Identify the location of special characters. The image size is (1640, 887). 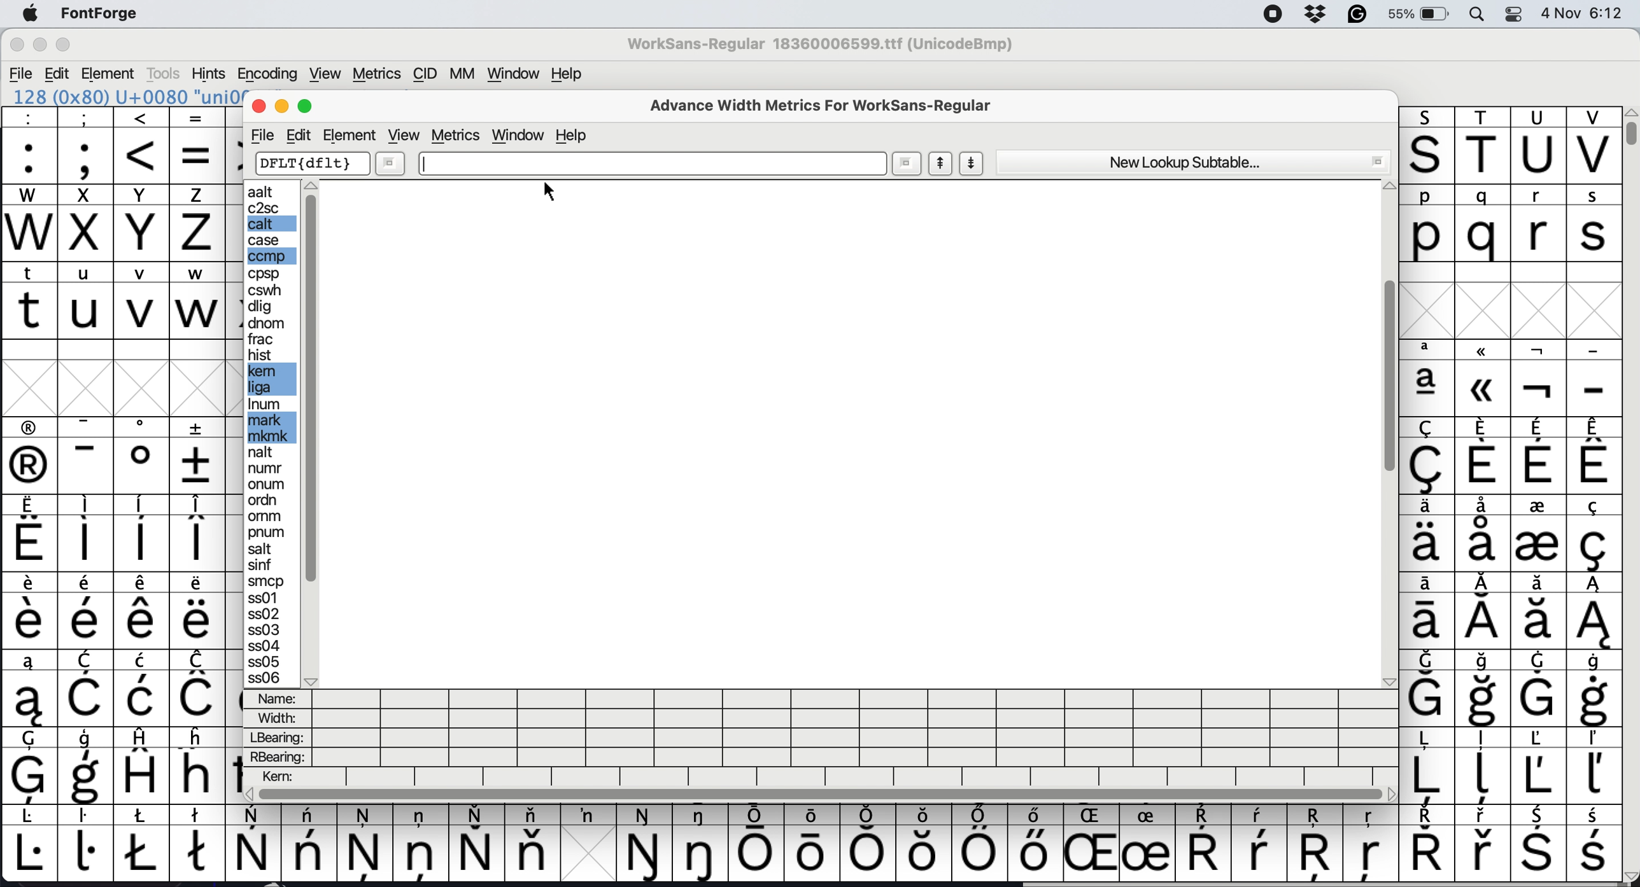
(1511, 739).